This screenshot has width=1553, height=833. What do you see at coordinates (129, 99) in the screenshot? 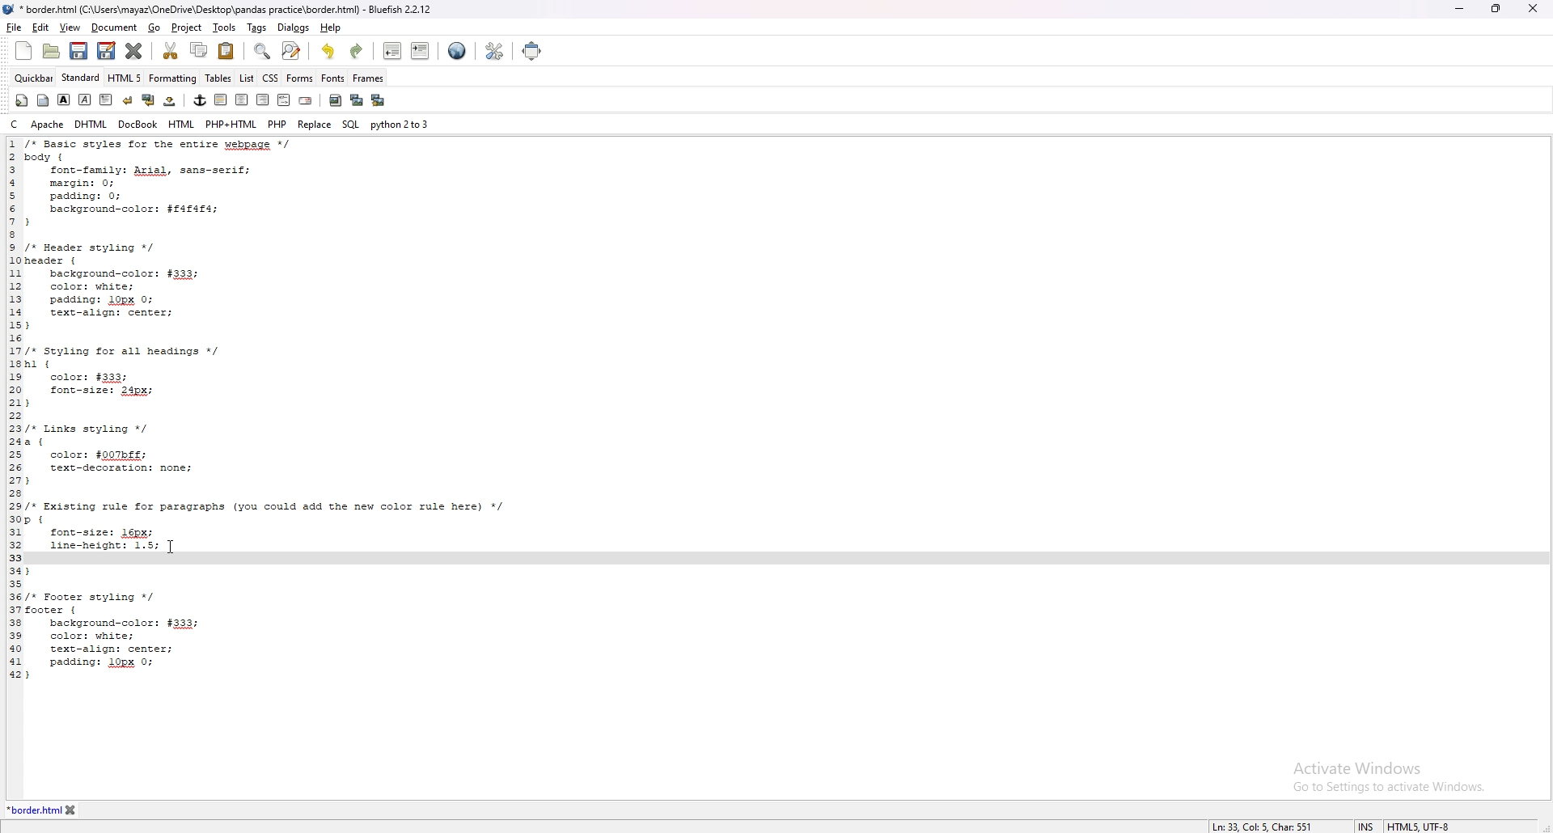
I see `break` at bounding box center [129, 99].